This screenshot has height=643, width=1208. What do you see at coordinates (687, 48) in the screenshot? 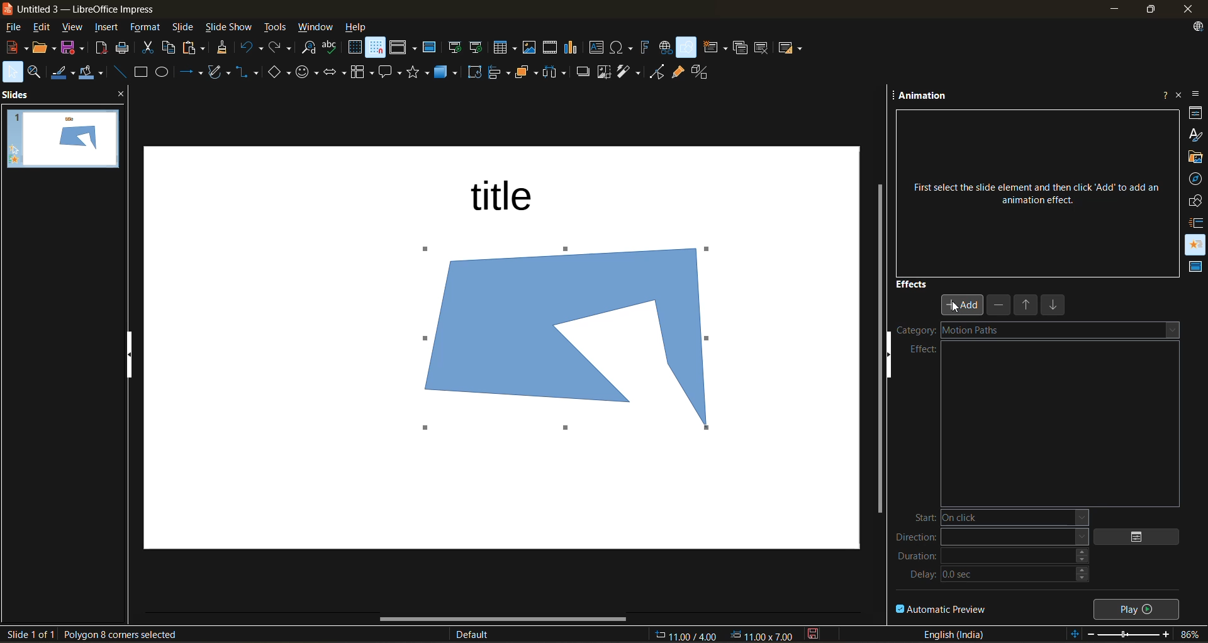
I see `show draw functions` at bounding box center [687, 48].